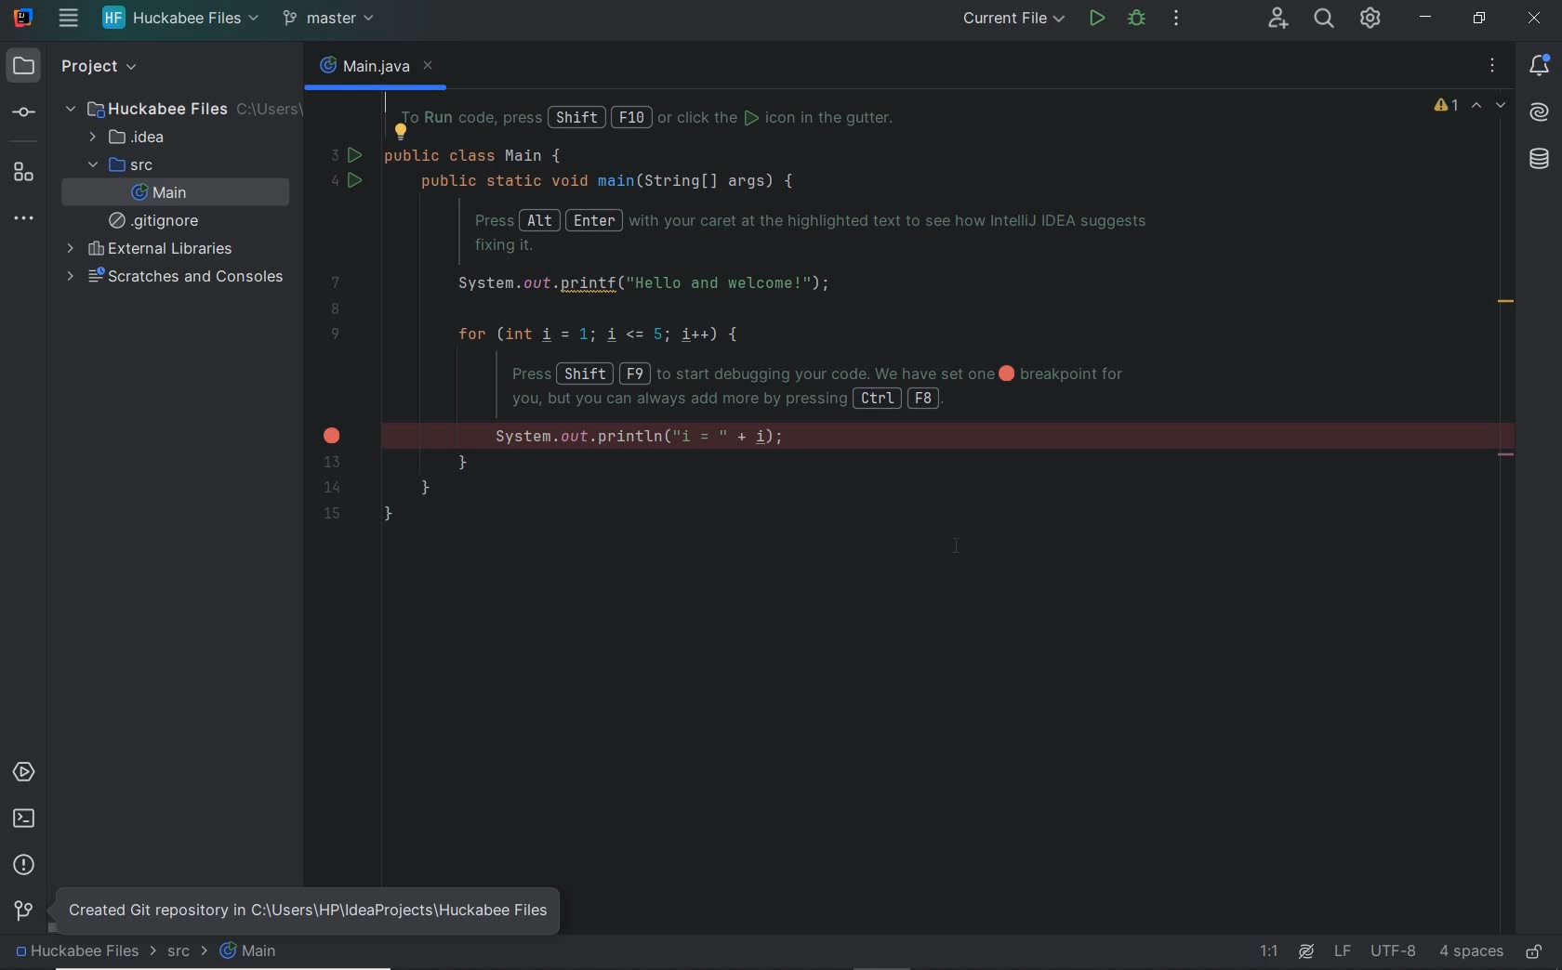 This screenshot has width=1562, height=970. I want to click on RESTORE DOWN, so click(1475, 18).